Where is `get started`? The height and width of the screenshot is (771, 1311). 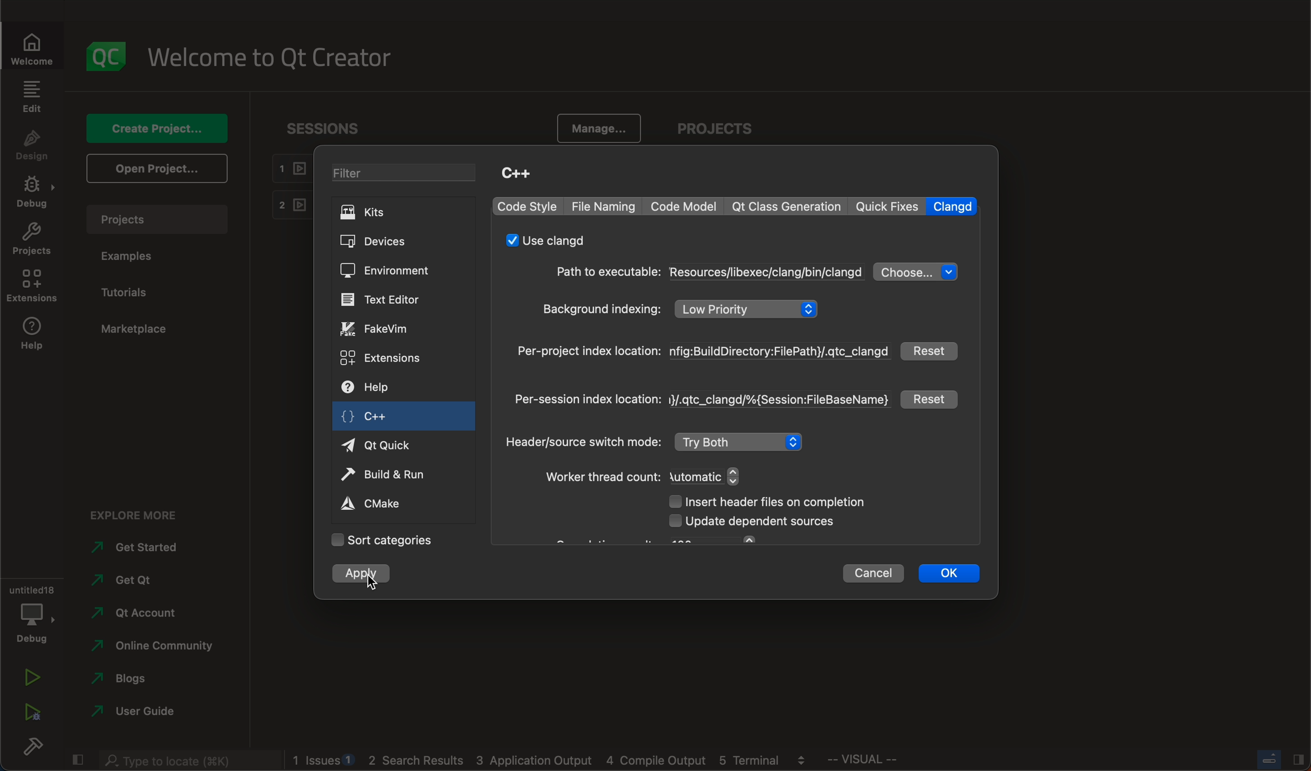
get started is located at coordinates (140, 547).